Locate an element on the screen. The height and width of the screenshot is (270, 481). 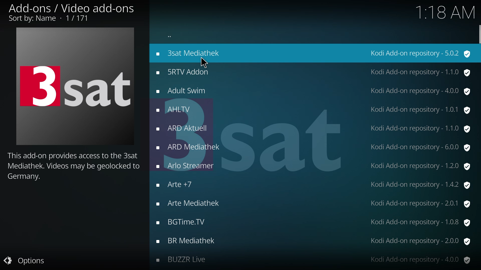
version is located at coordinates (418, 148).